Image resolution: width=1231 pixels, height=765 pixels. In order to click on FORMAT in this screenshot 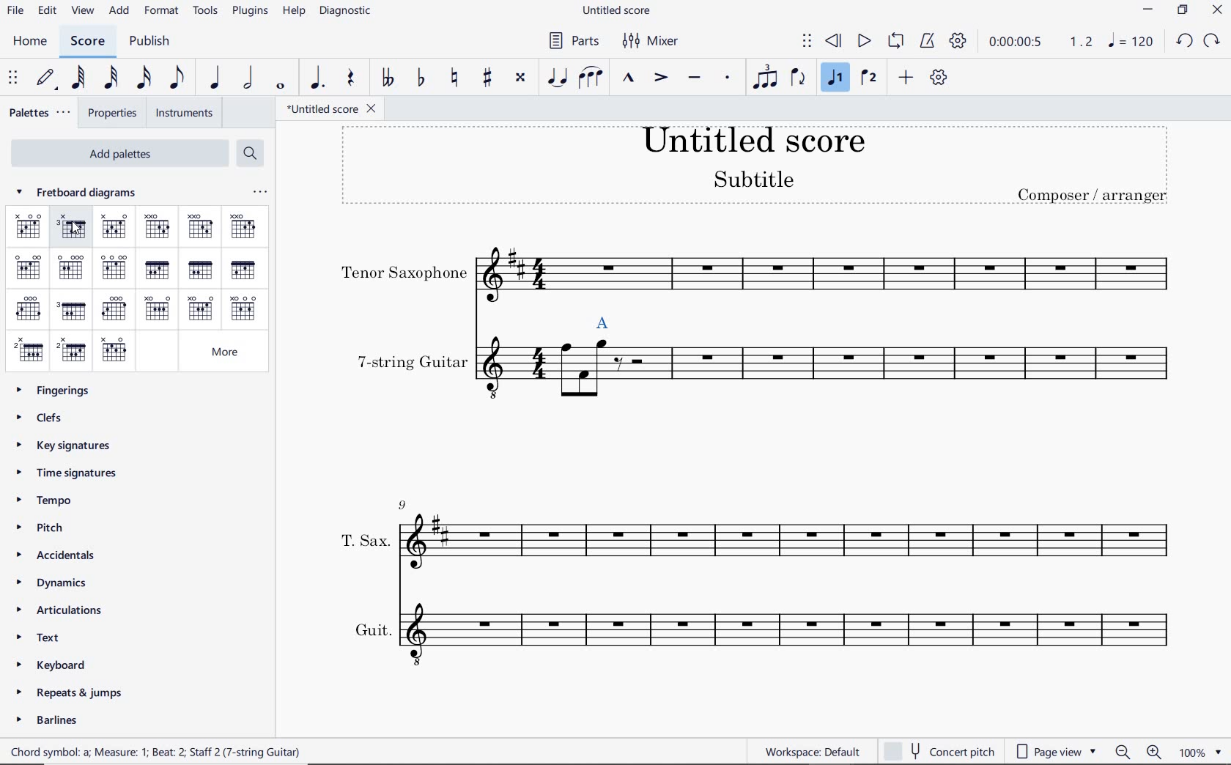, I will do `click(162, 12)`.